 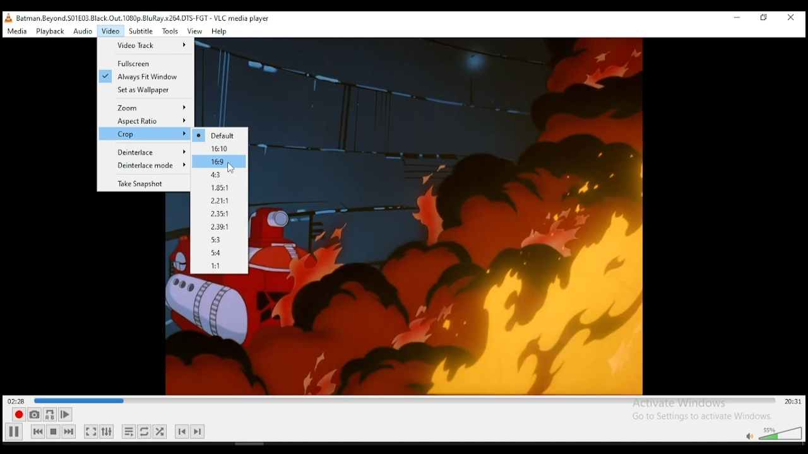 I want to click on help, so click(x=219, y=32).